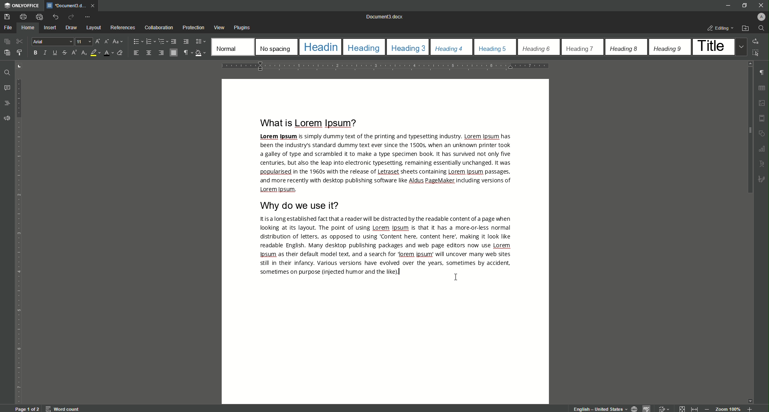 This screenshot has width=769, height=412. What do you see at coordinates (758, 53) in the screenshot?
I see `Select` at bounding box center [758, 53].